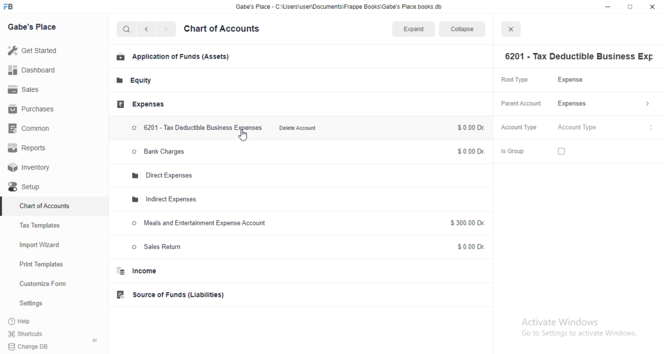 The height and width of the screenshot is (354, 664). I want to click on $0.00Dr, so click(470, 128).